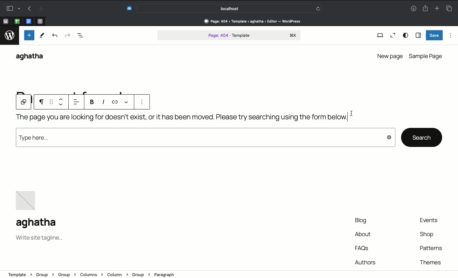 The width and height of the screenshot is (458, 278). I want to click on open tab, so click(5, 22).